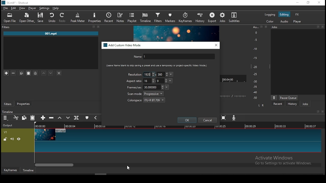 This screenshot has width=326, height=183. I want to click on restore, so click(261, 27).